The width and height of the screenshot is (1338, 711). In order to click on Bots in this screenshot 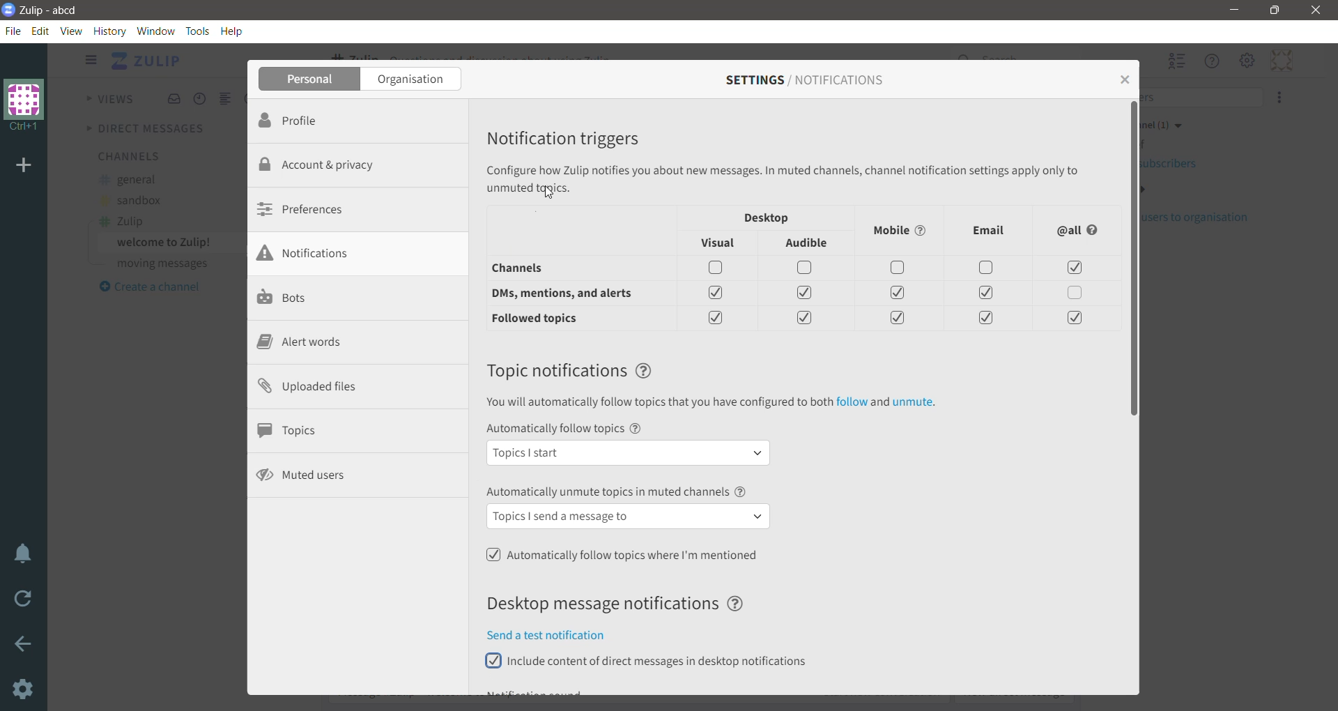, I will do `click(285, 298)`.